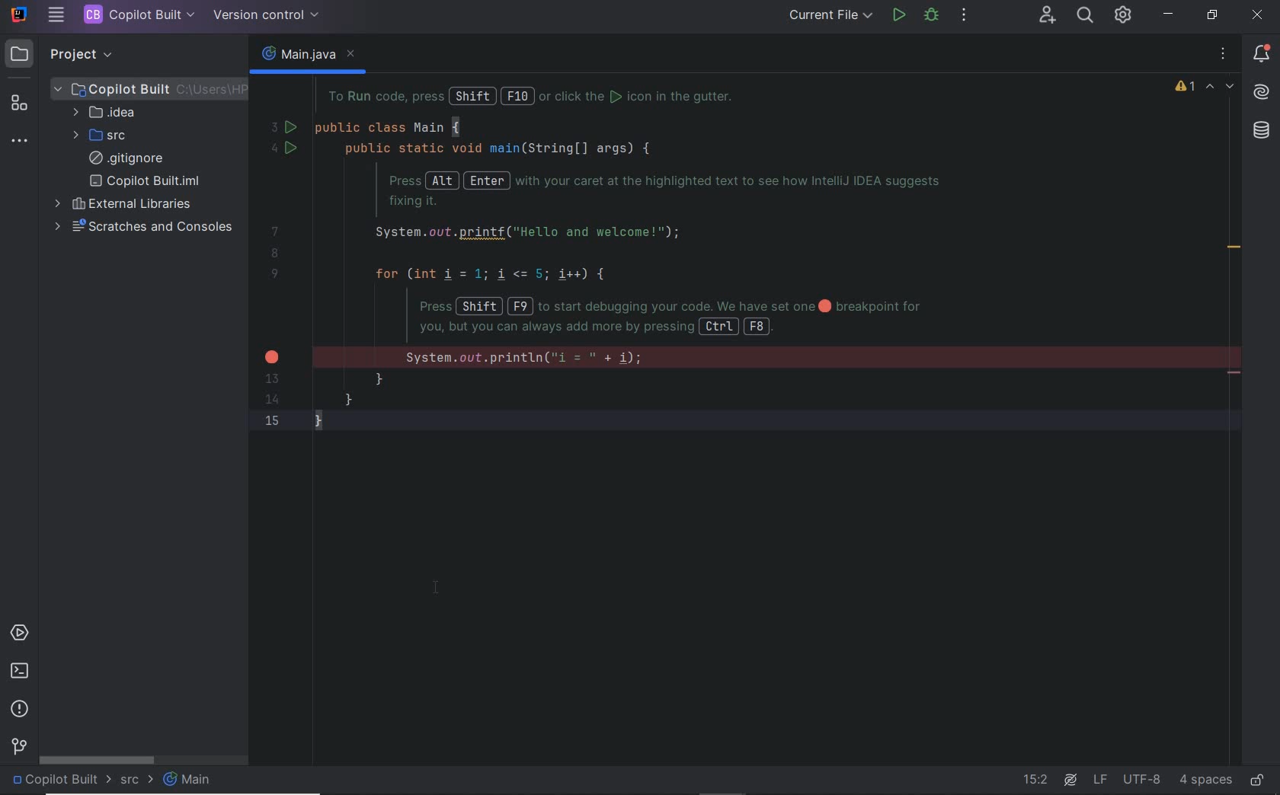  Describe the element at coordinates (276, 273) in the screenshot. I see `9` at that location.